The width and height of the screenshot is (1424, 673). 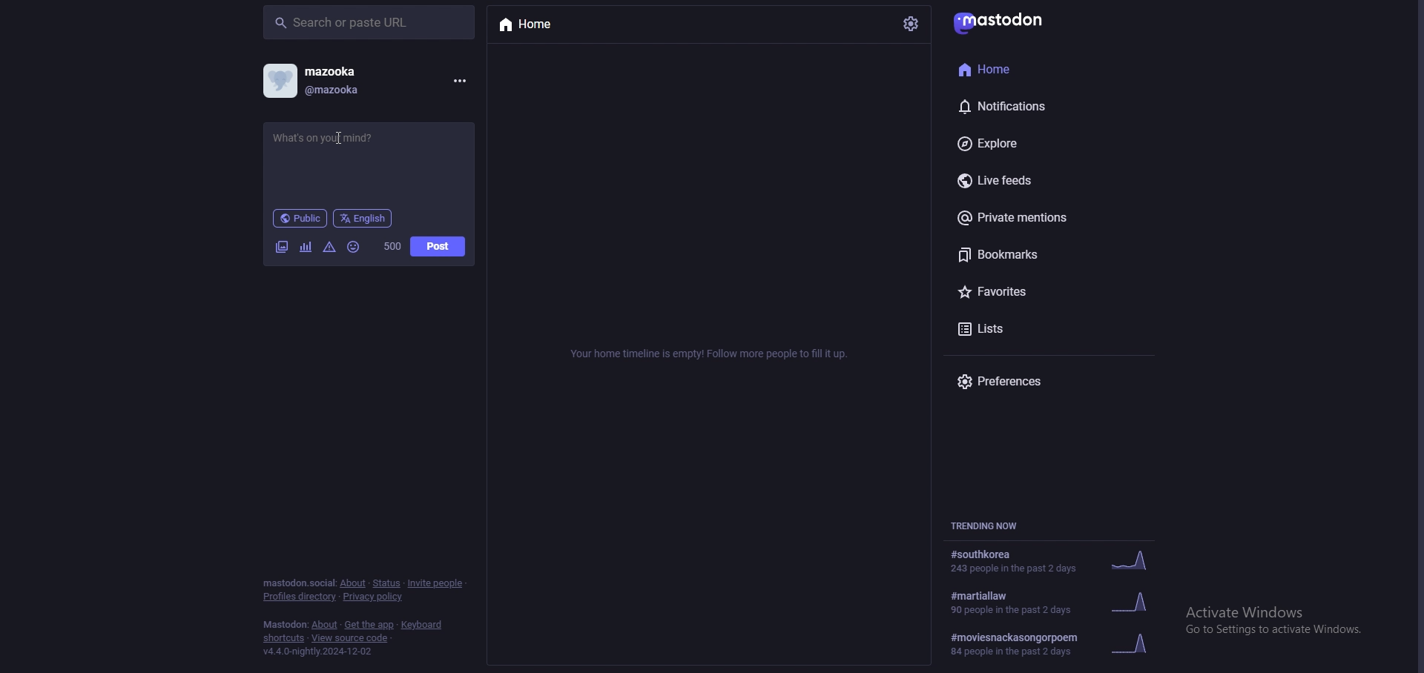 What do you see at coordinates (1009, 380) in the screenshot?
I see `preferences` at bounding box center [1009, 380].